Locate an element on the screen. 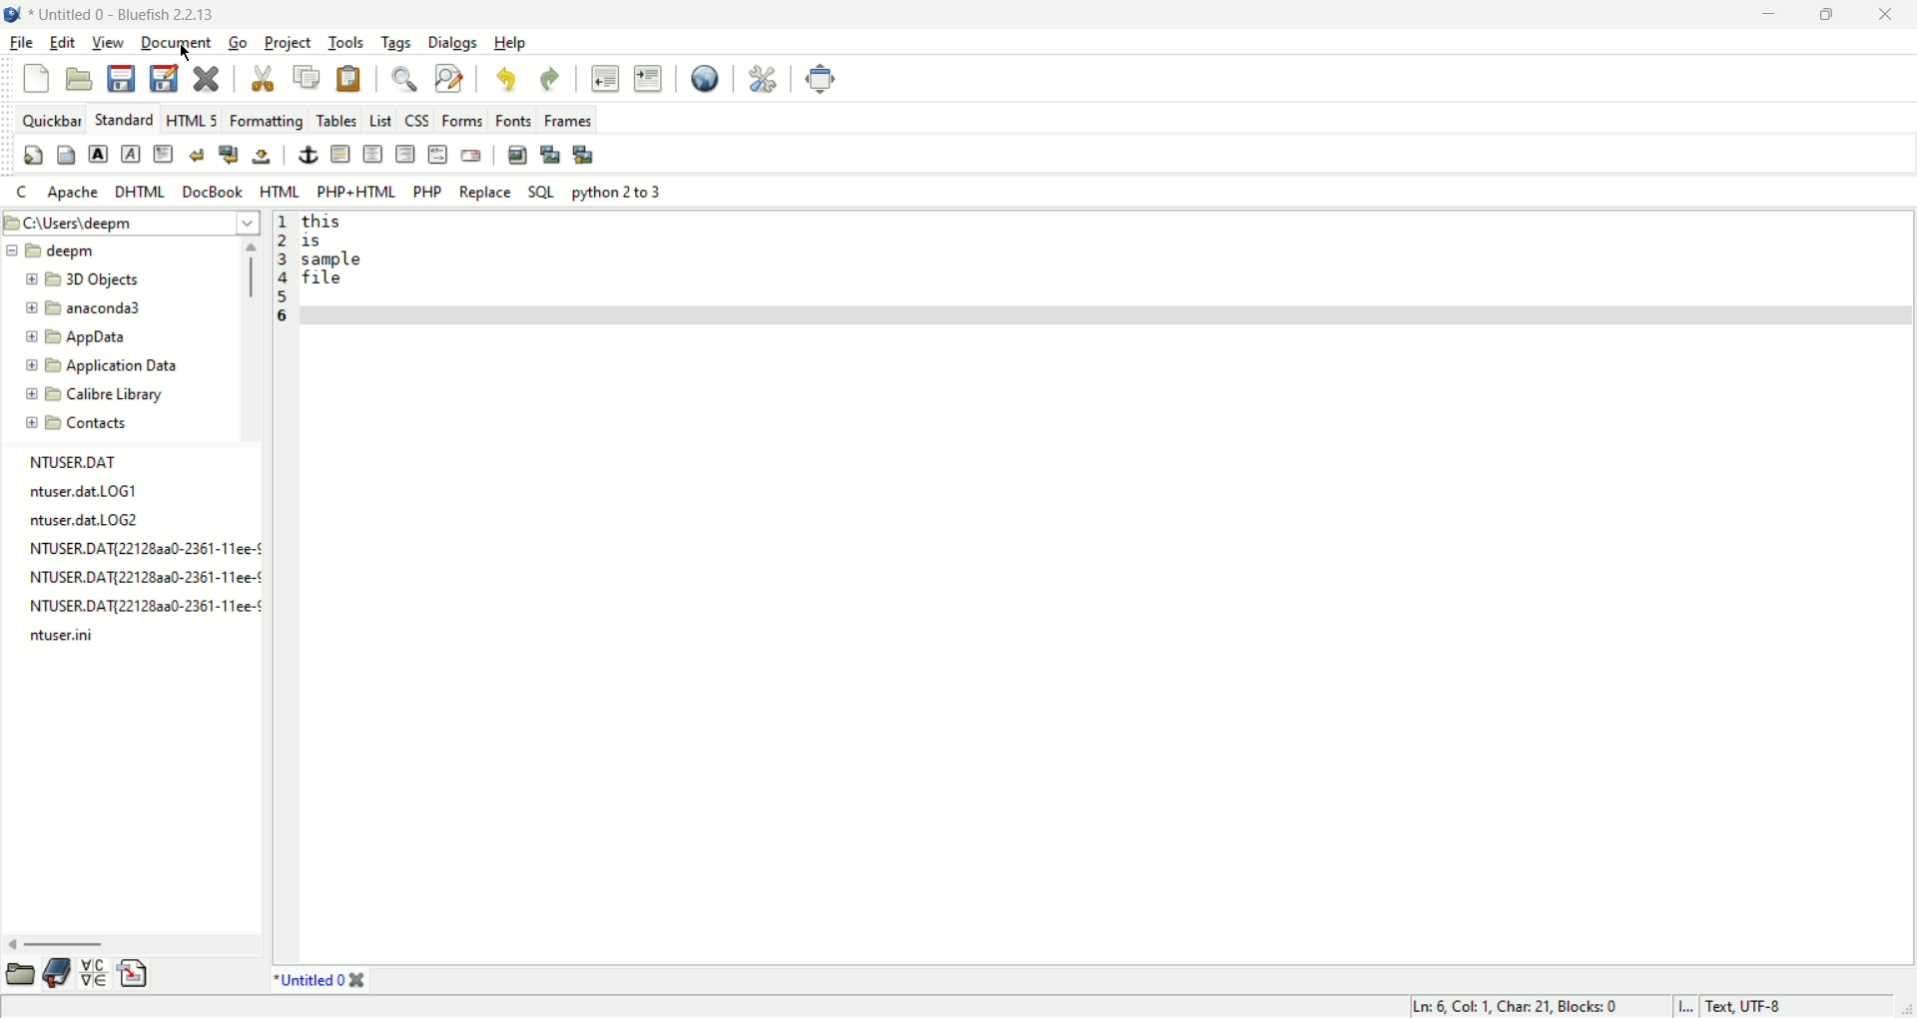  tables is located at coordinates (337, 118).